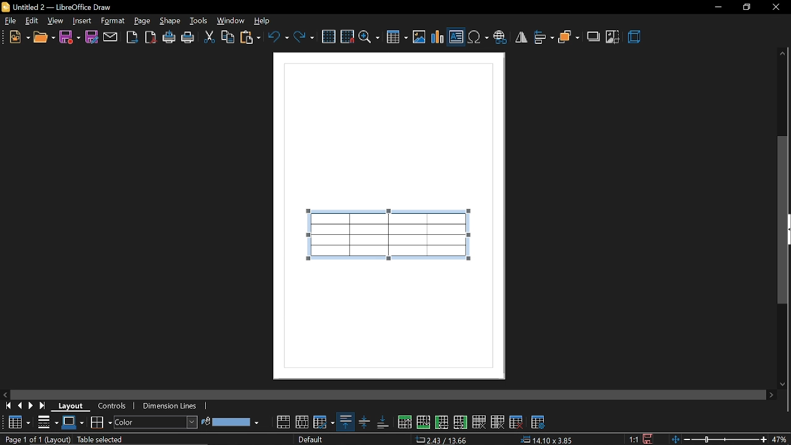  What do you see at coordinates (444, 440) in the screenshot?
I see `2.43/13.66` at bounding box center [444, 440].